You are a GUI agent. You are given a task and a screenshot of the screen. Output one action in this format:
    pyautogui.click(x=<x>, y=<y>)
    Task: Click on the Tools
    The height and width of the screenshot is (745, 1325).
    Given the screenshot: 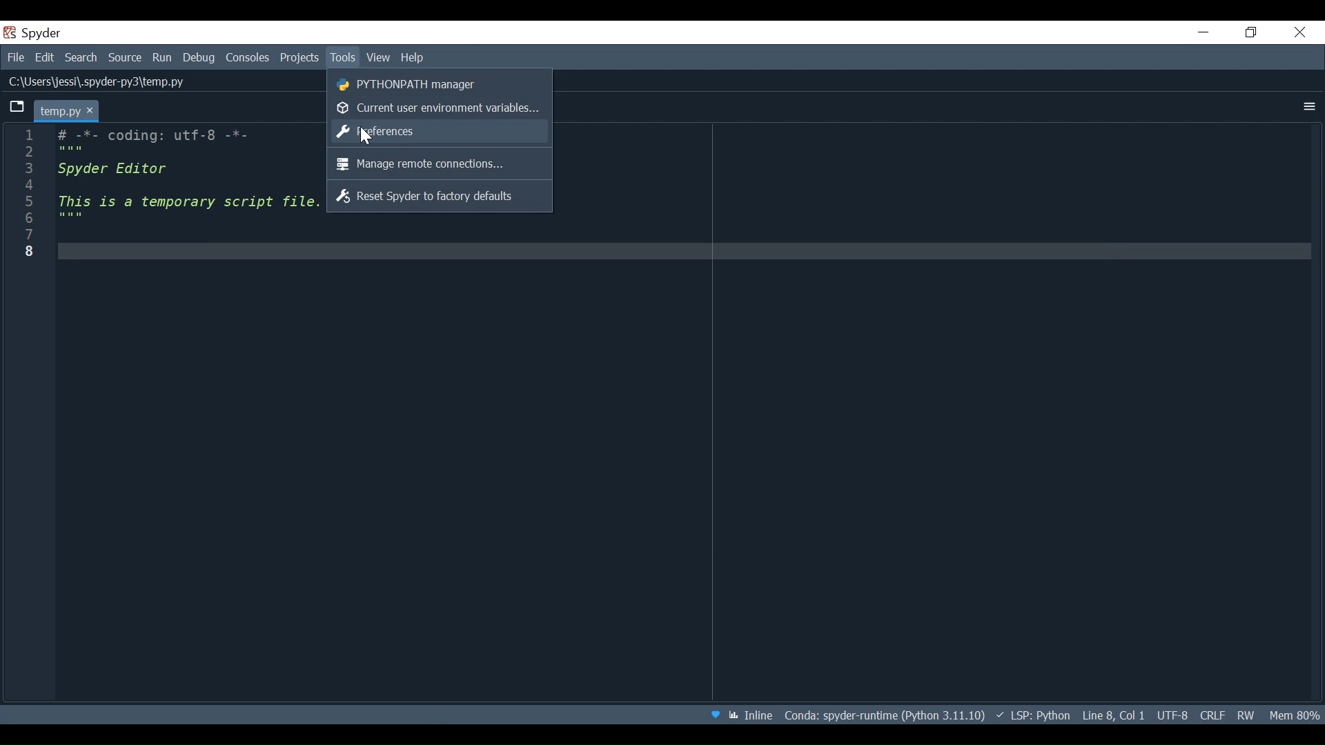 What is the action you would take?
    pyautogui.click(x=342, y=57)
    